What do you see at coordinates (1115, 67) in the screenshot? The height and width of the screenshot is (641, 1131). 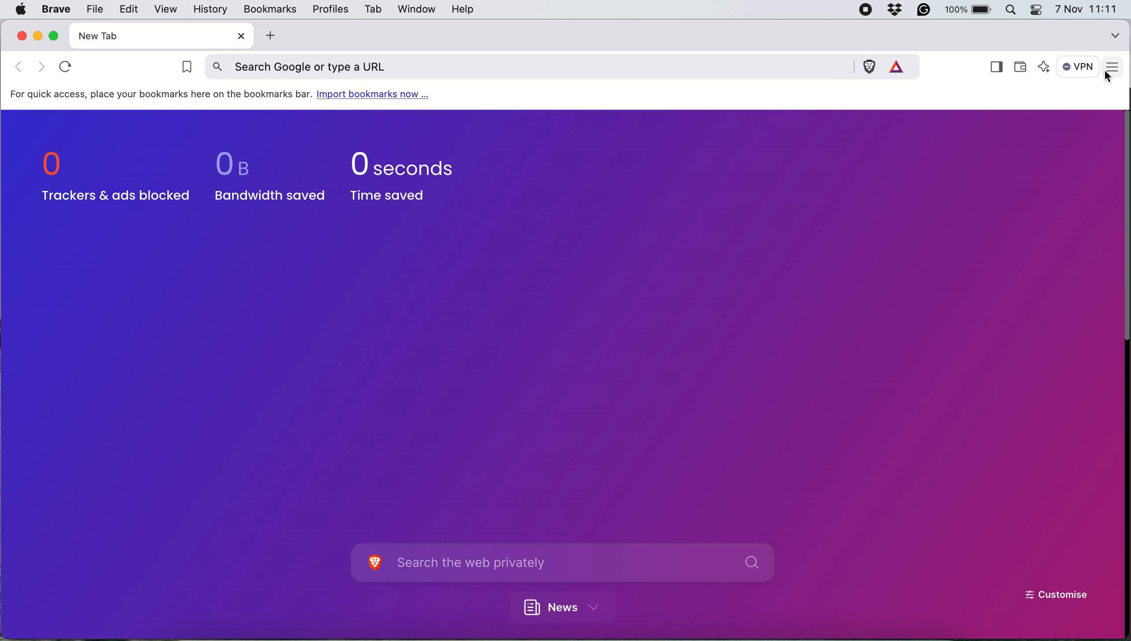 I see `Customize and control Brave` at bounding box center [1115, 67].